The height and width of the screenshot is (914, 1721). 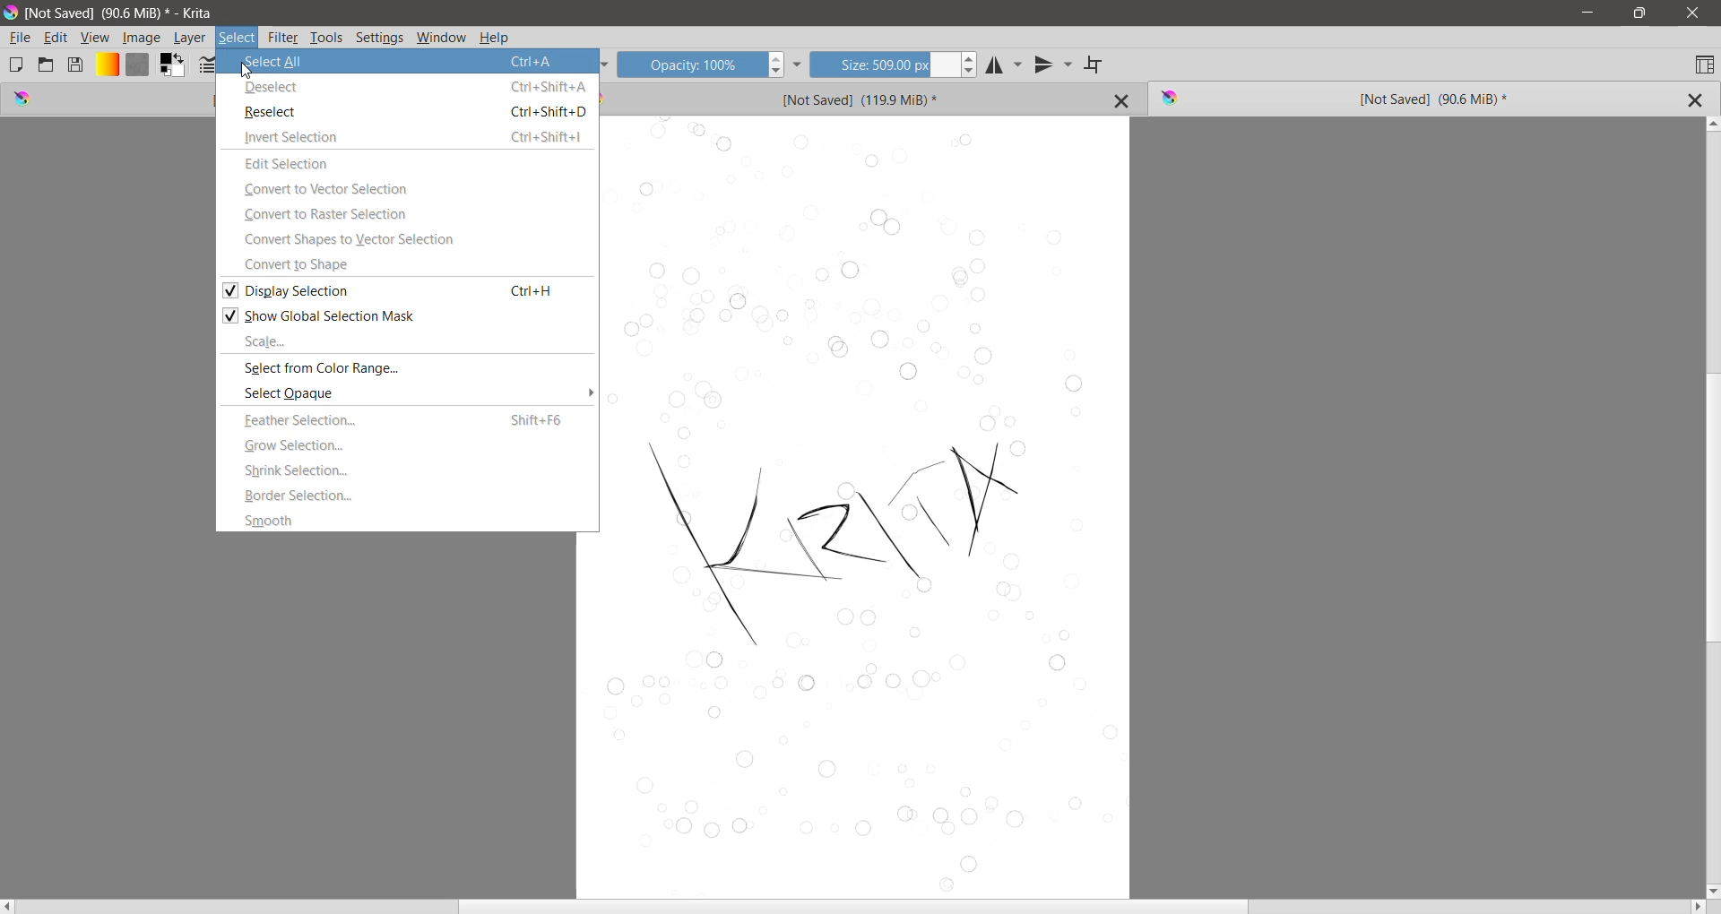 What do you see at coordinates (840, 98) in the screenshot?
I see `Unsaved Image Tab 2` at bounding box center [840, 98].